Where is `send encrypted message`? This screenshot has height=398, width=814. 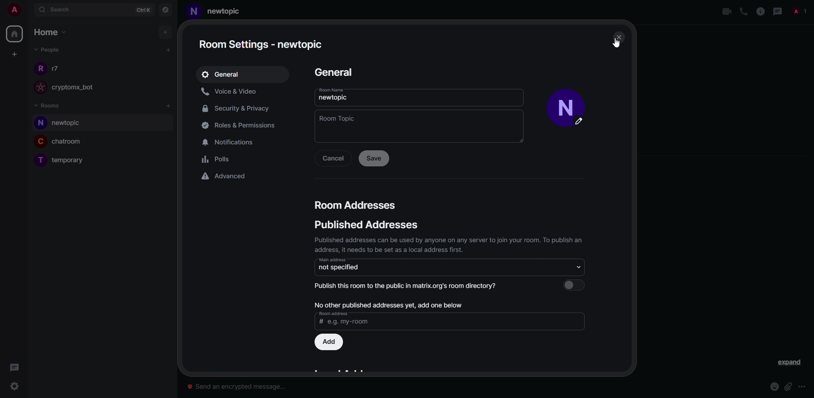 send encrypted message is located at coordinates (238, 384).